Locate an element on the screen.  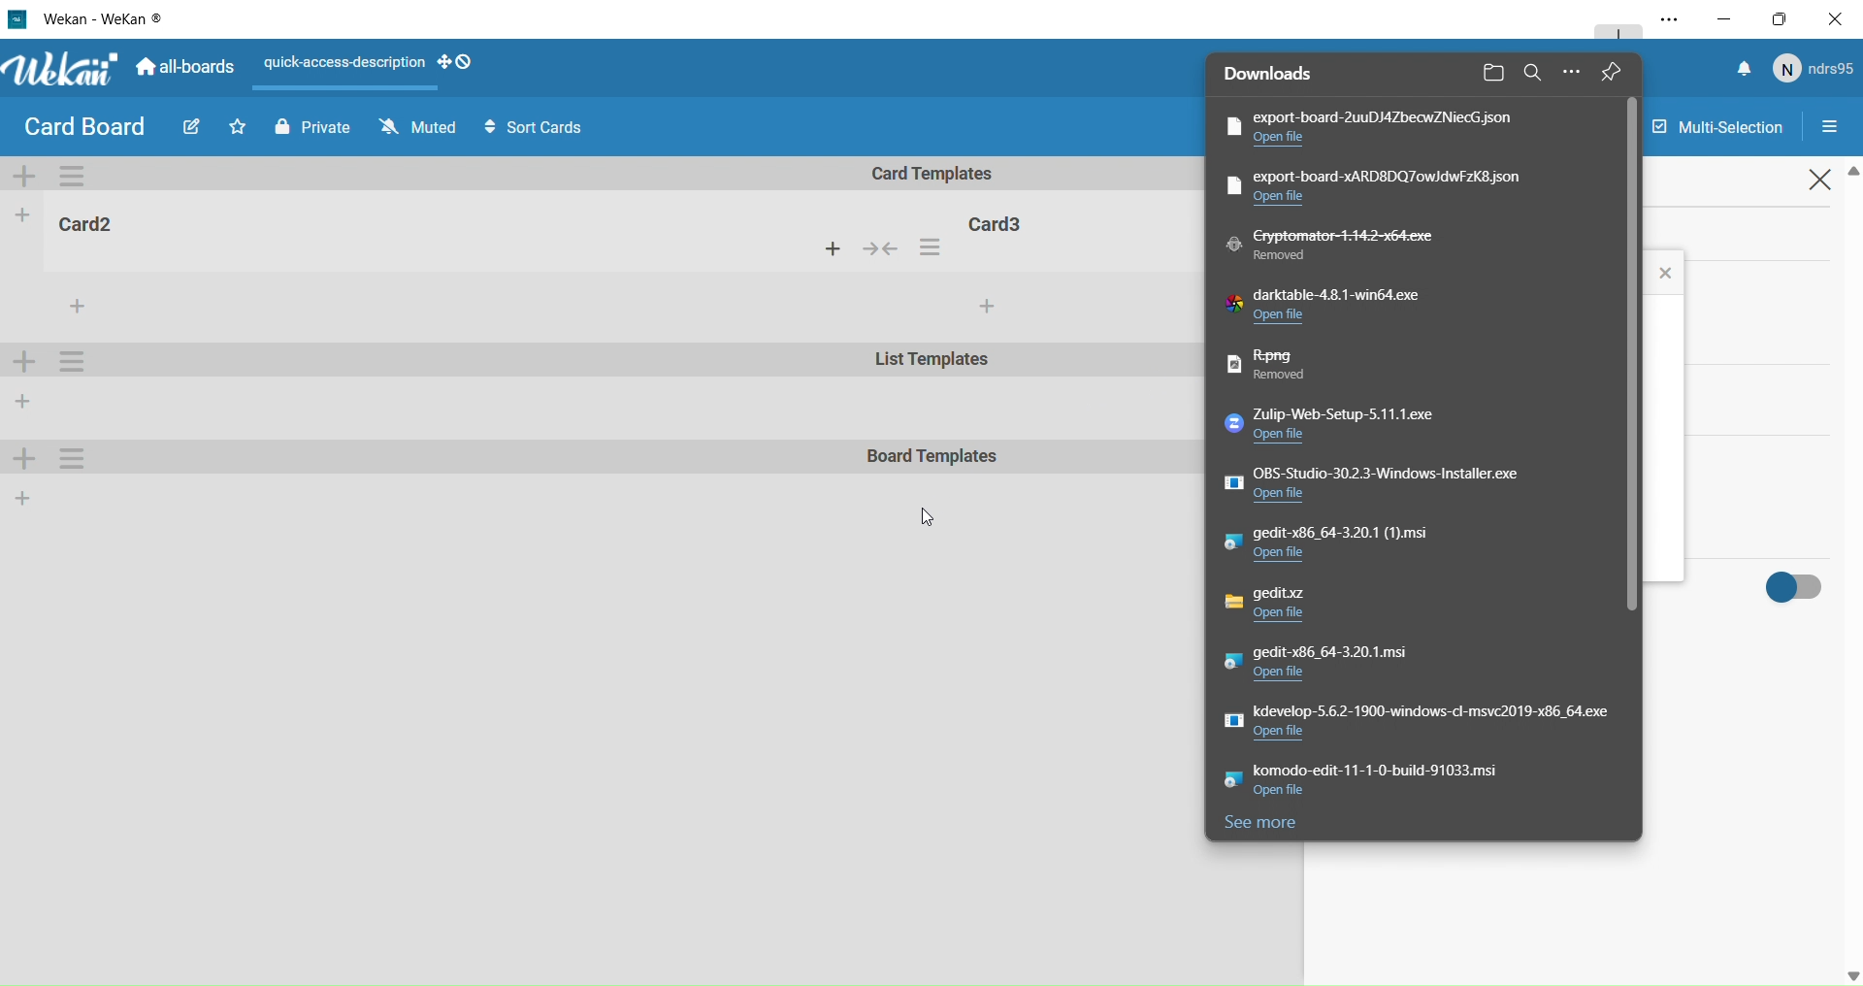
downloaded file is located at coordinates (1389, 483).